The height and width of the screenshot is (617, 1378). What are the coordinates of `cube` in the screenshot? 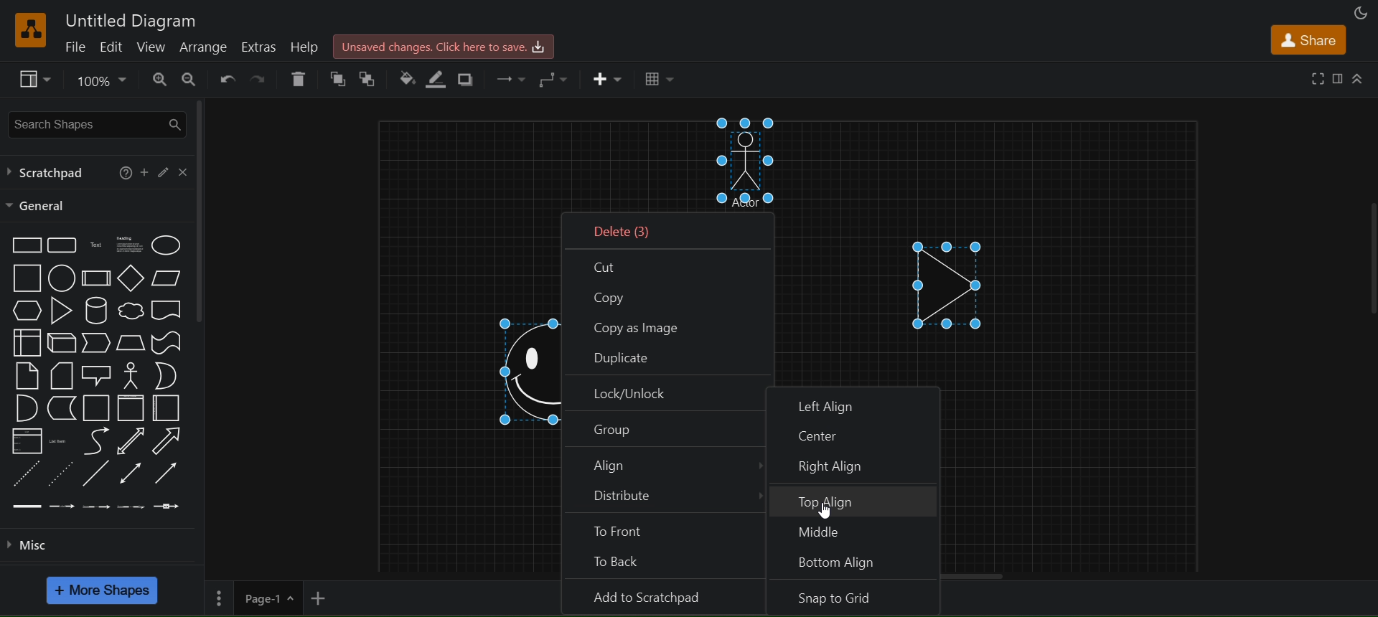 It's located at (59, 342).